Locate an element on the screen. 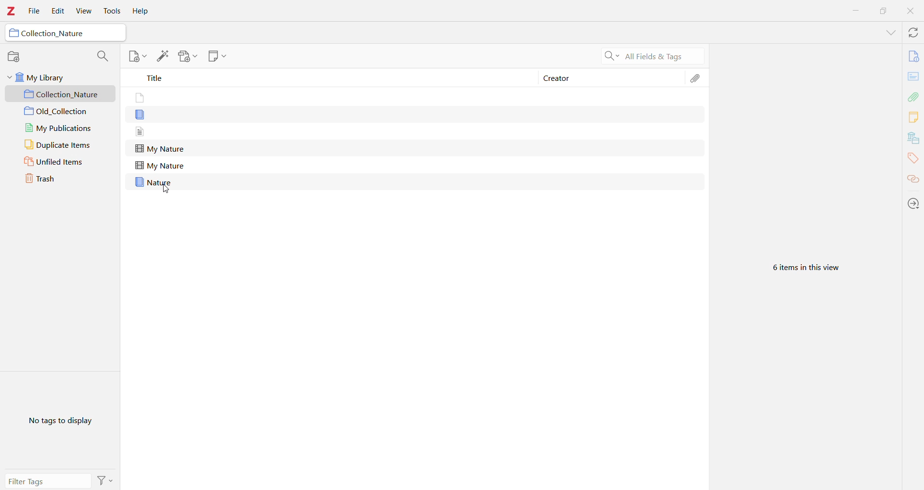  Edit is located at coordinates (56, 12).